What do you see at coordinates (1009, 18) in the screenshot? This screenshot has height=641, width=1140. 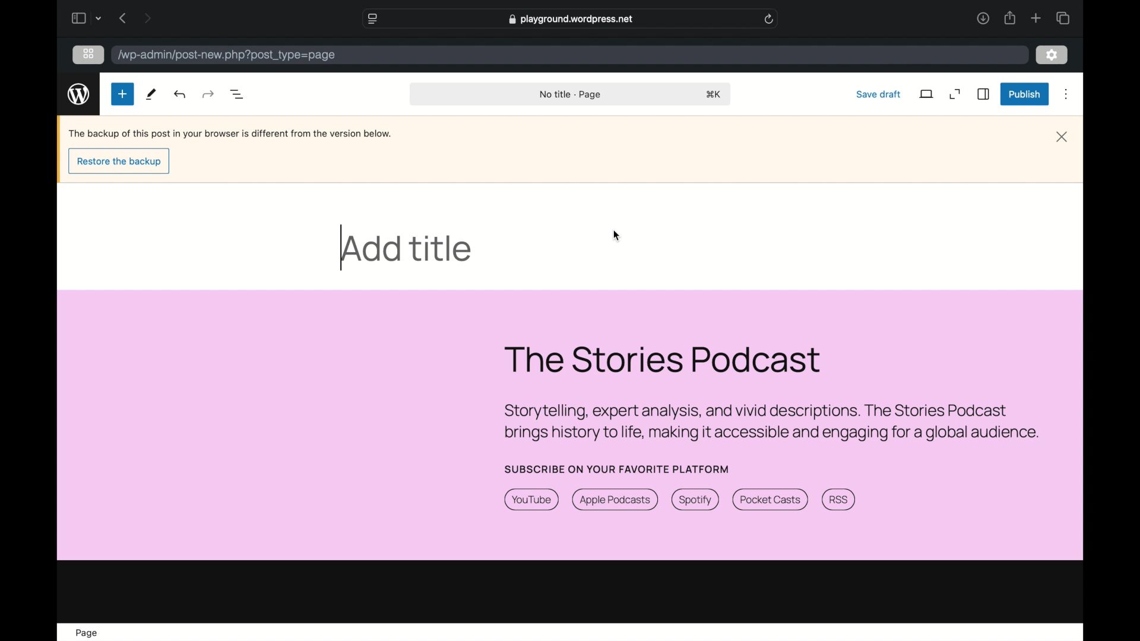 I see `share` at bounding box center [1009, 18].